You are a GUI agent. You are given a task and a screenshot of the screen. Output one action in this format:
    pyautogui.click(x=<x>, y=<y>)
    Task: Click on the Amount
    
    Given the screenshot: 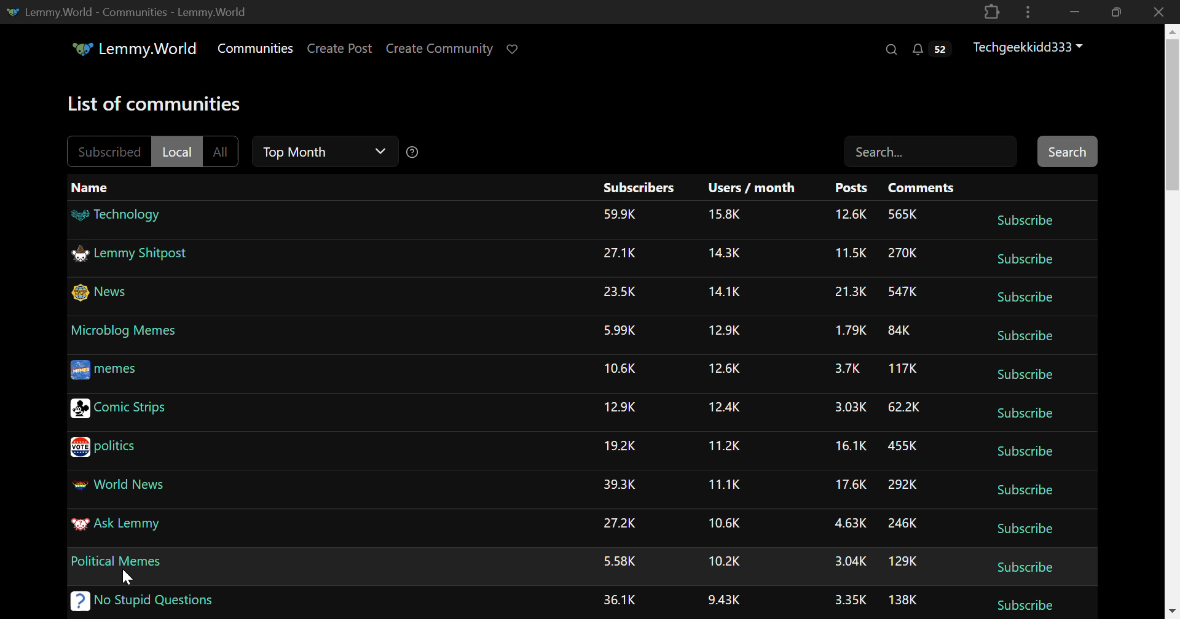 What is the action you would take?
    pyautogui.click(x=847, y=487)
    